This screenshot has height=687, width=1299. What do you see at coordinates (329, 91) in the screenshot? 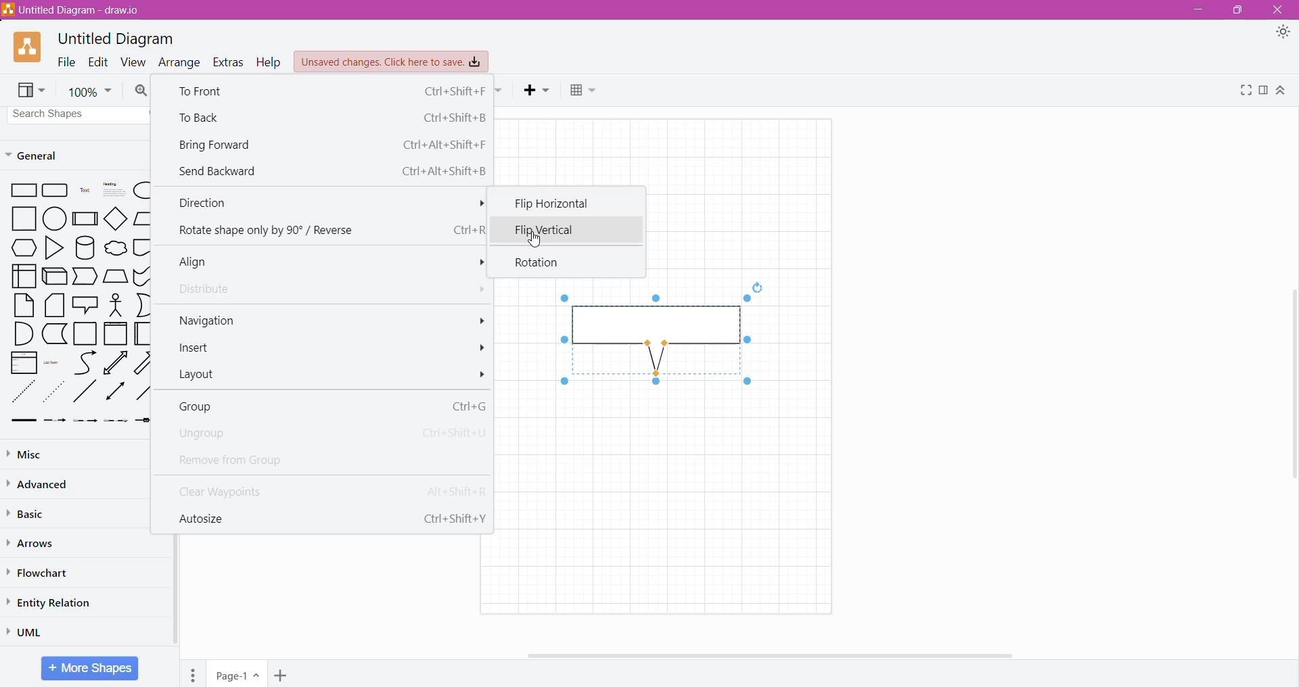
I see `To Front` at bounding box center [329, 91].